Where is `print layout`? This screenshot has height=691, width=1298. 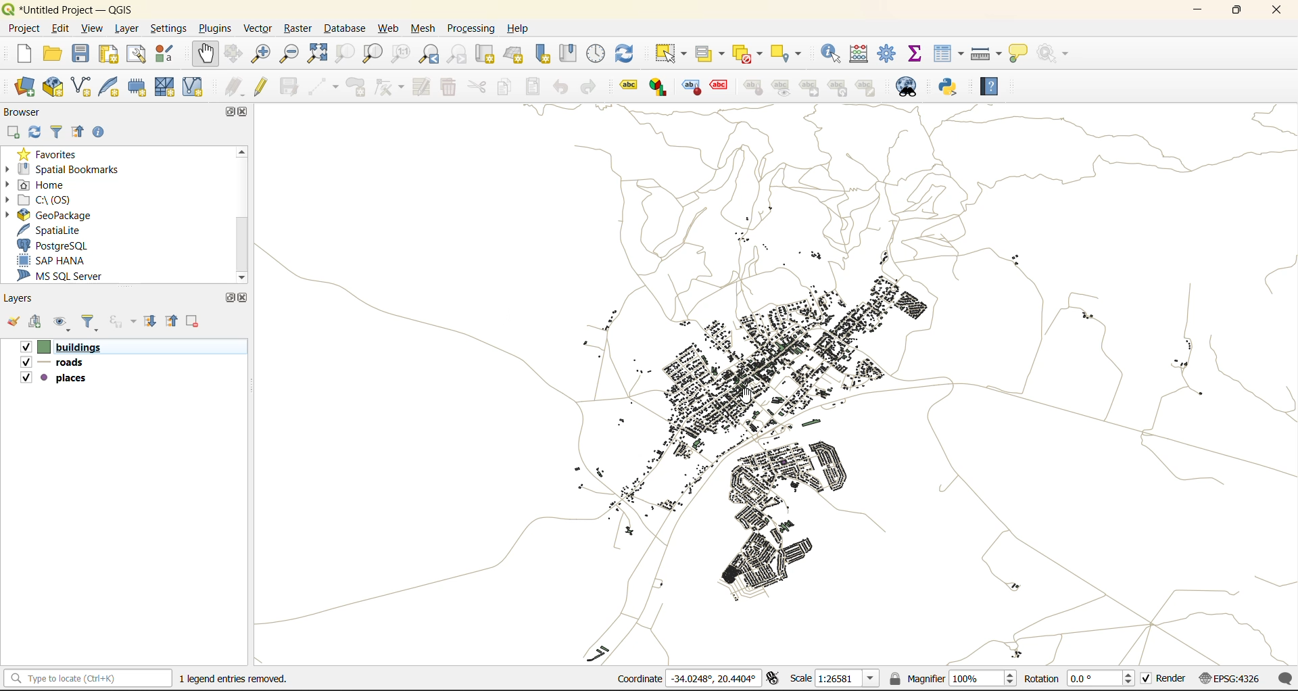 print layout is located at coordinates (106, 54).